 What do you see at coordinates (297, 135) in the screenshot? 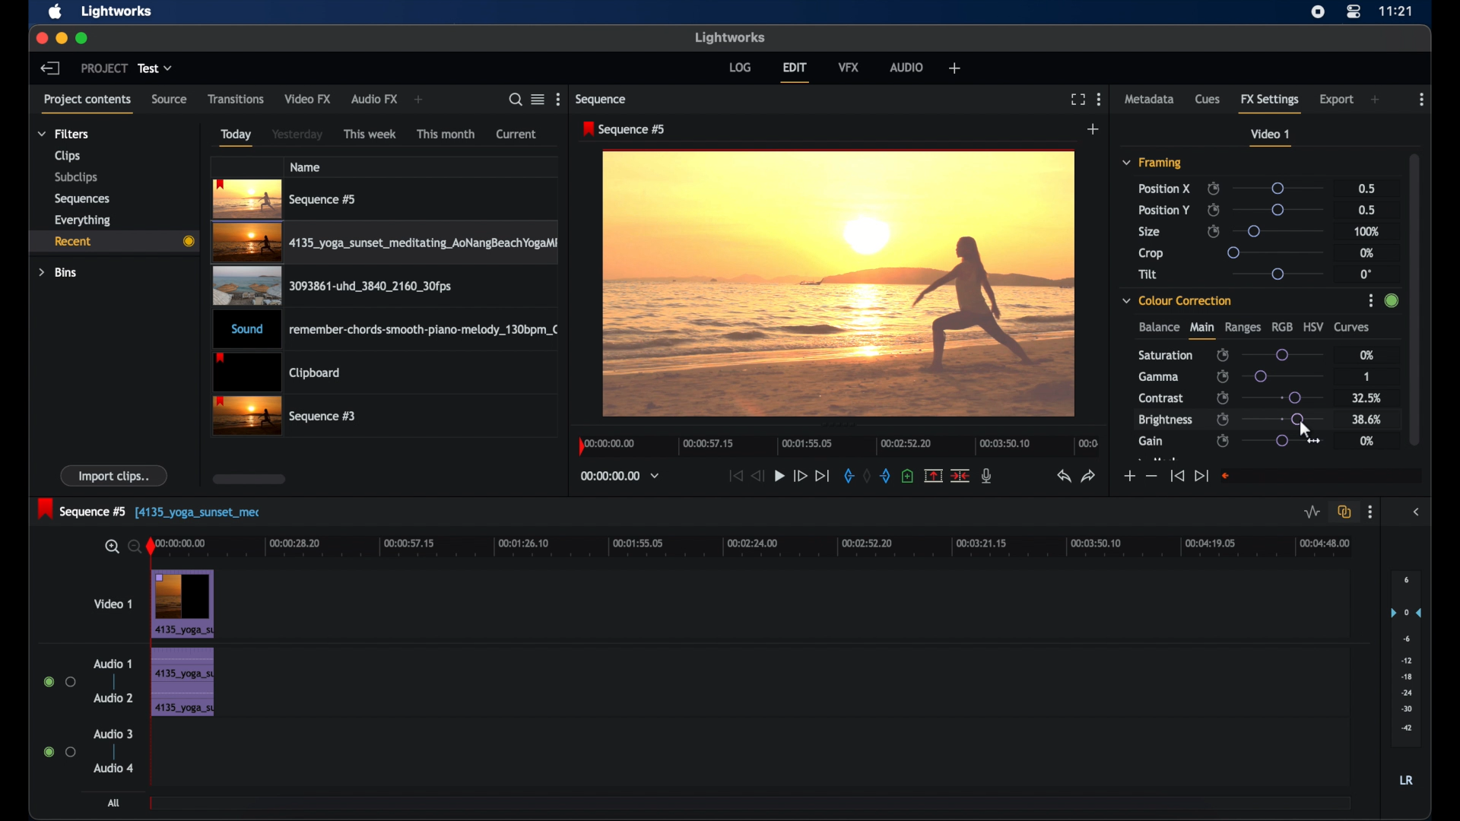
I see `yesterday` at bounding box center [297, 135].